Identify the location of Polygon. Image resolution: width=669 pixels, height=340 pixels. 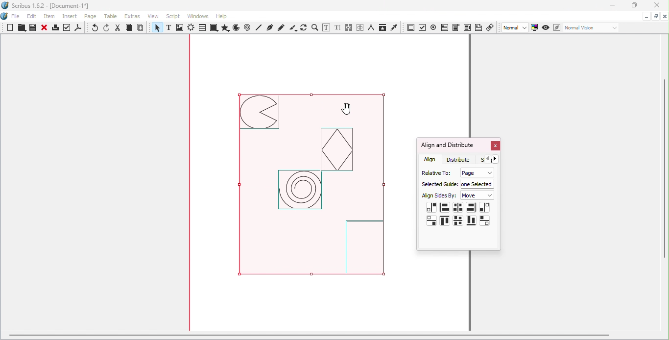
(224, 28).